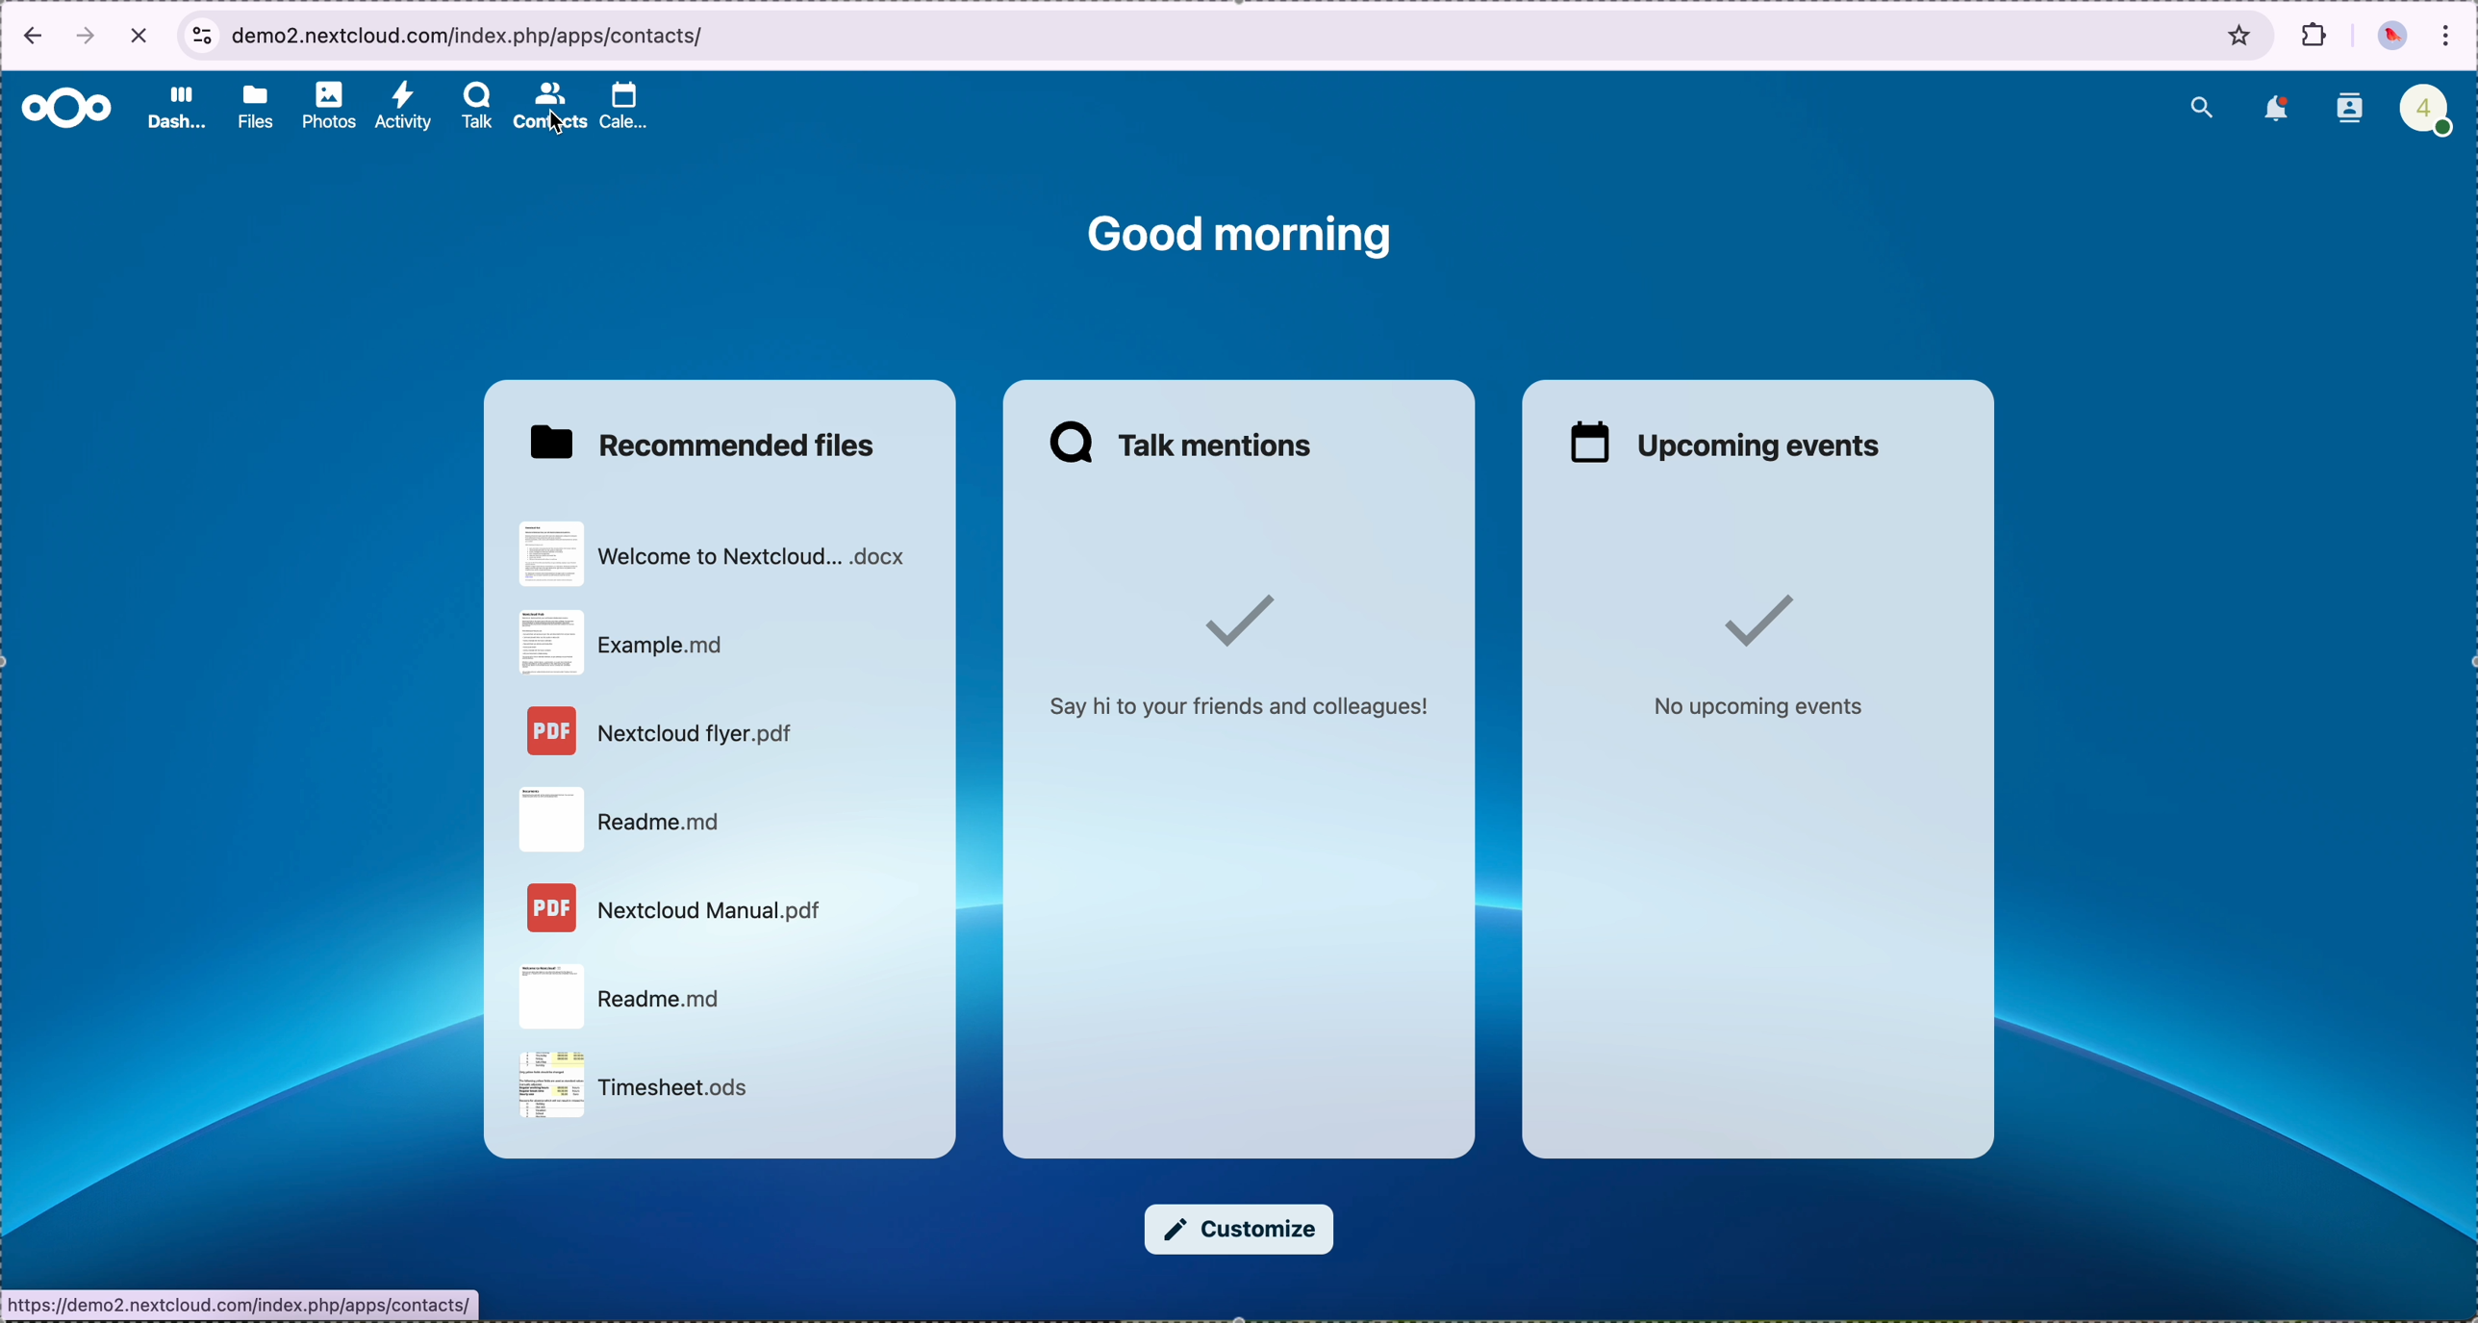 The height and width of the screenshot is (1323, 2478). I want to click on no upcoming events, so click(1765, 657).